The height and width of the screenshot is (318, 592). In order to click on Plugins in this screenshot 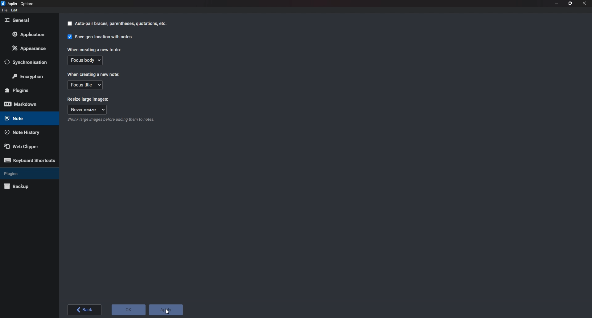, I will do `click(27, 90)`.